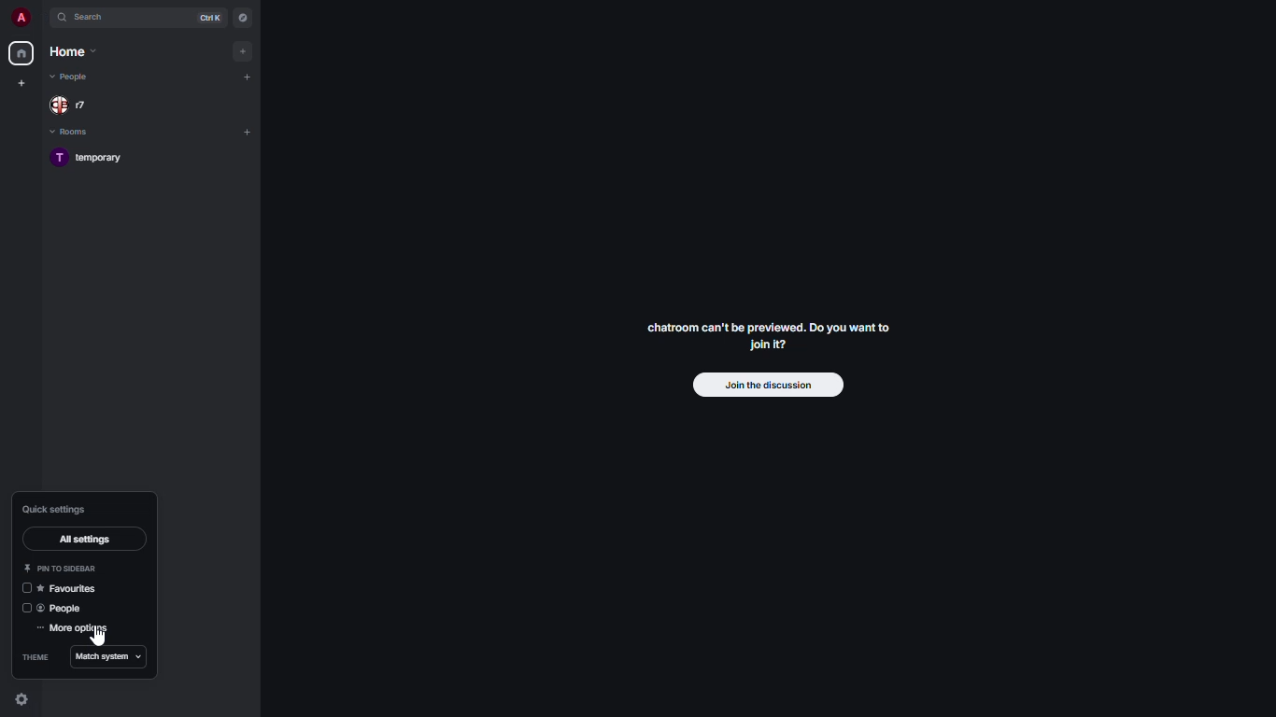 This screenshot has width=1276, height=717. Describe the element at coordinates (72, 77) in the screenshot. I see `people` at that location.